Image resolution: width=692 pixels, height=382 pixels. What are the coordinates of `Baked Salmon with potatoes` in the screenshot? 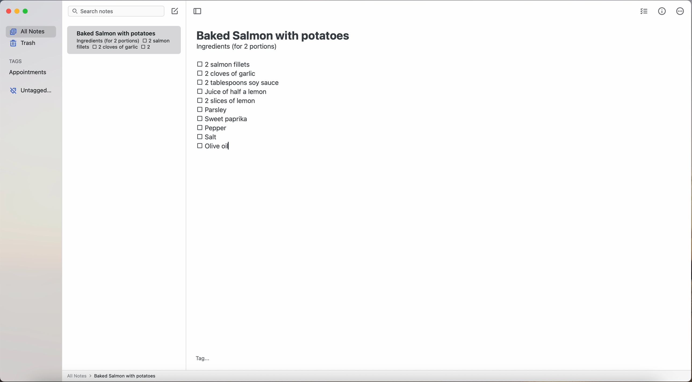 It's located at (116, 32).